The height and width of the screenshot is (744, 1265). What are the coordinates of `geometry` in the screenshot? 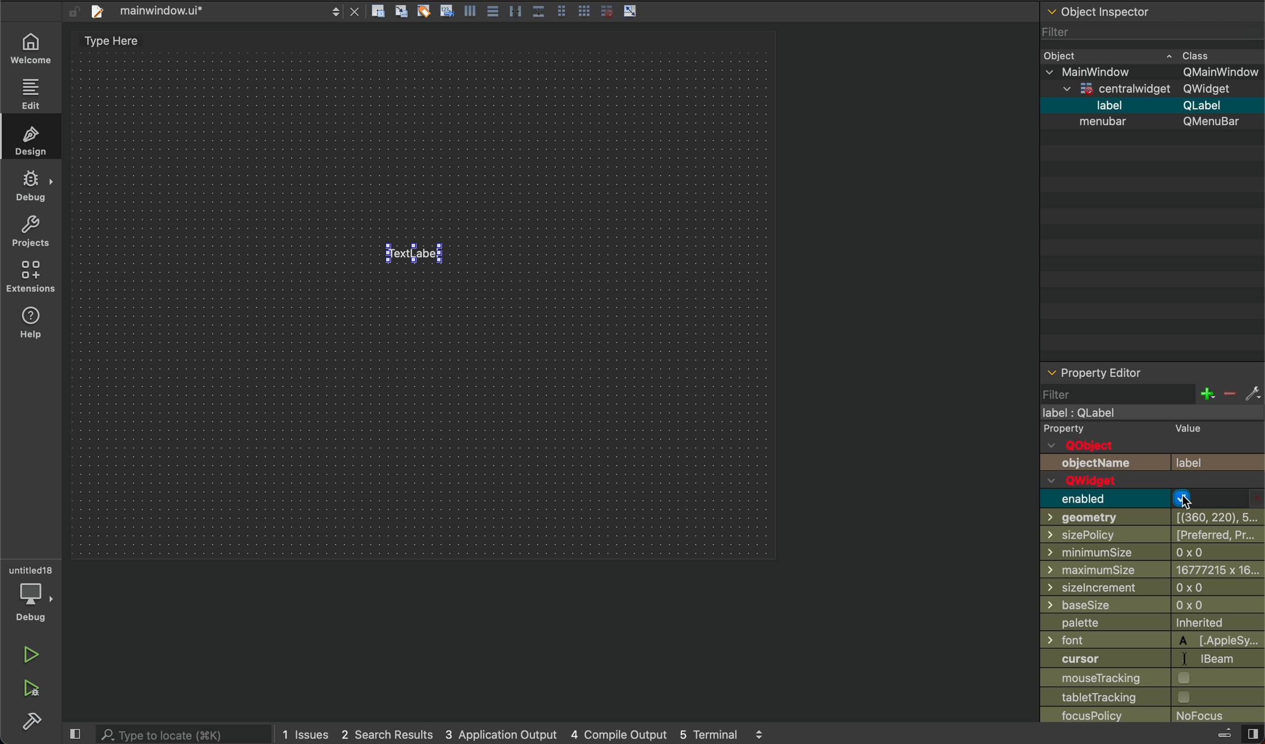 It's located at (1101, 516).